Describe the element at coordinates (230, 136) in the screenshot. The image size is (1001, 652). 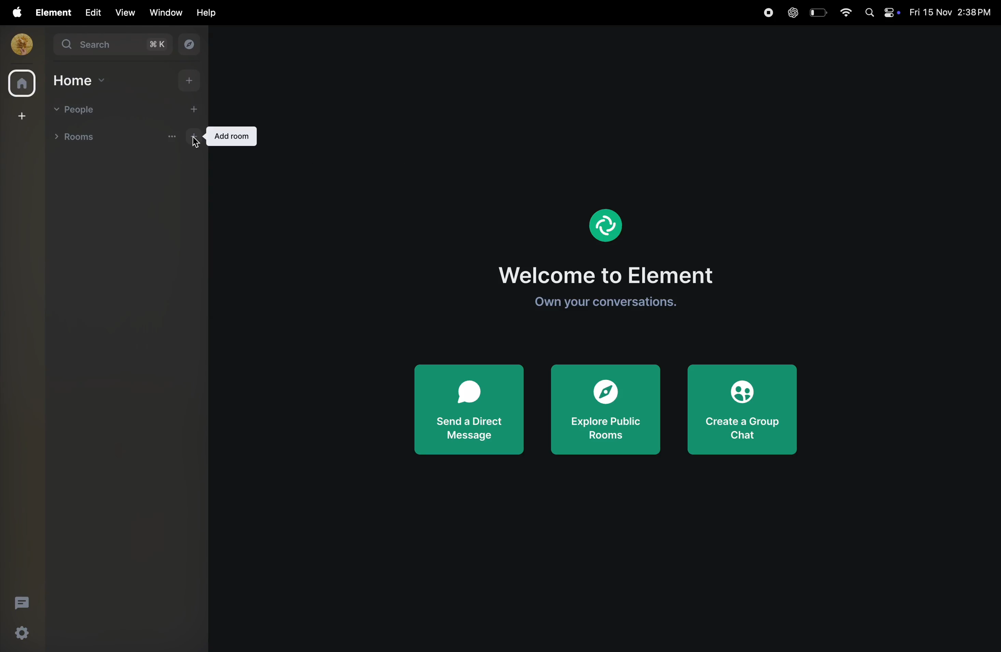
I see `Add room` at that location.